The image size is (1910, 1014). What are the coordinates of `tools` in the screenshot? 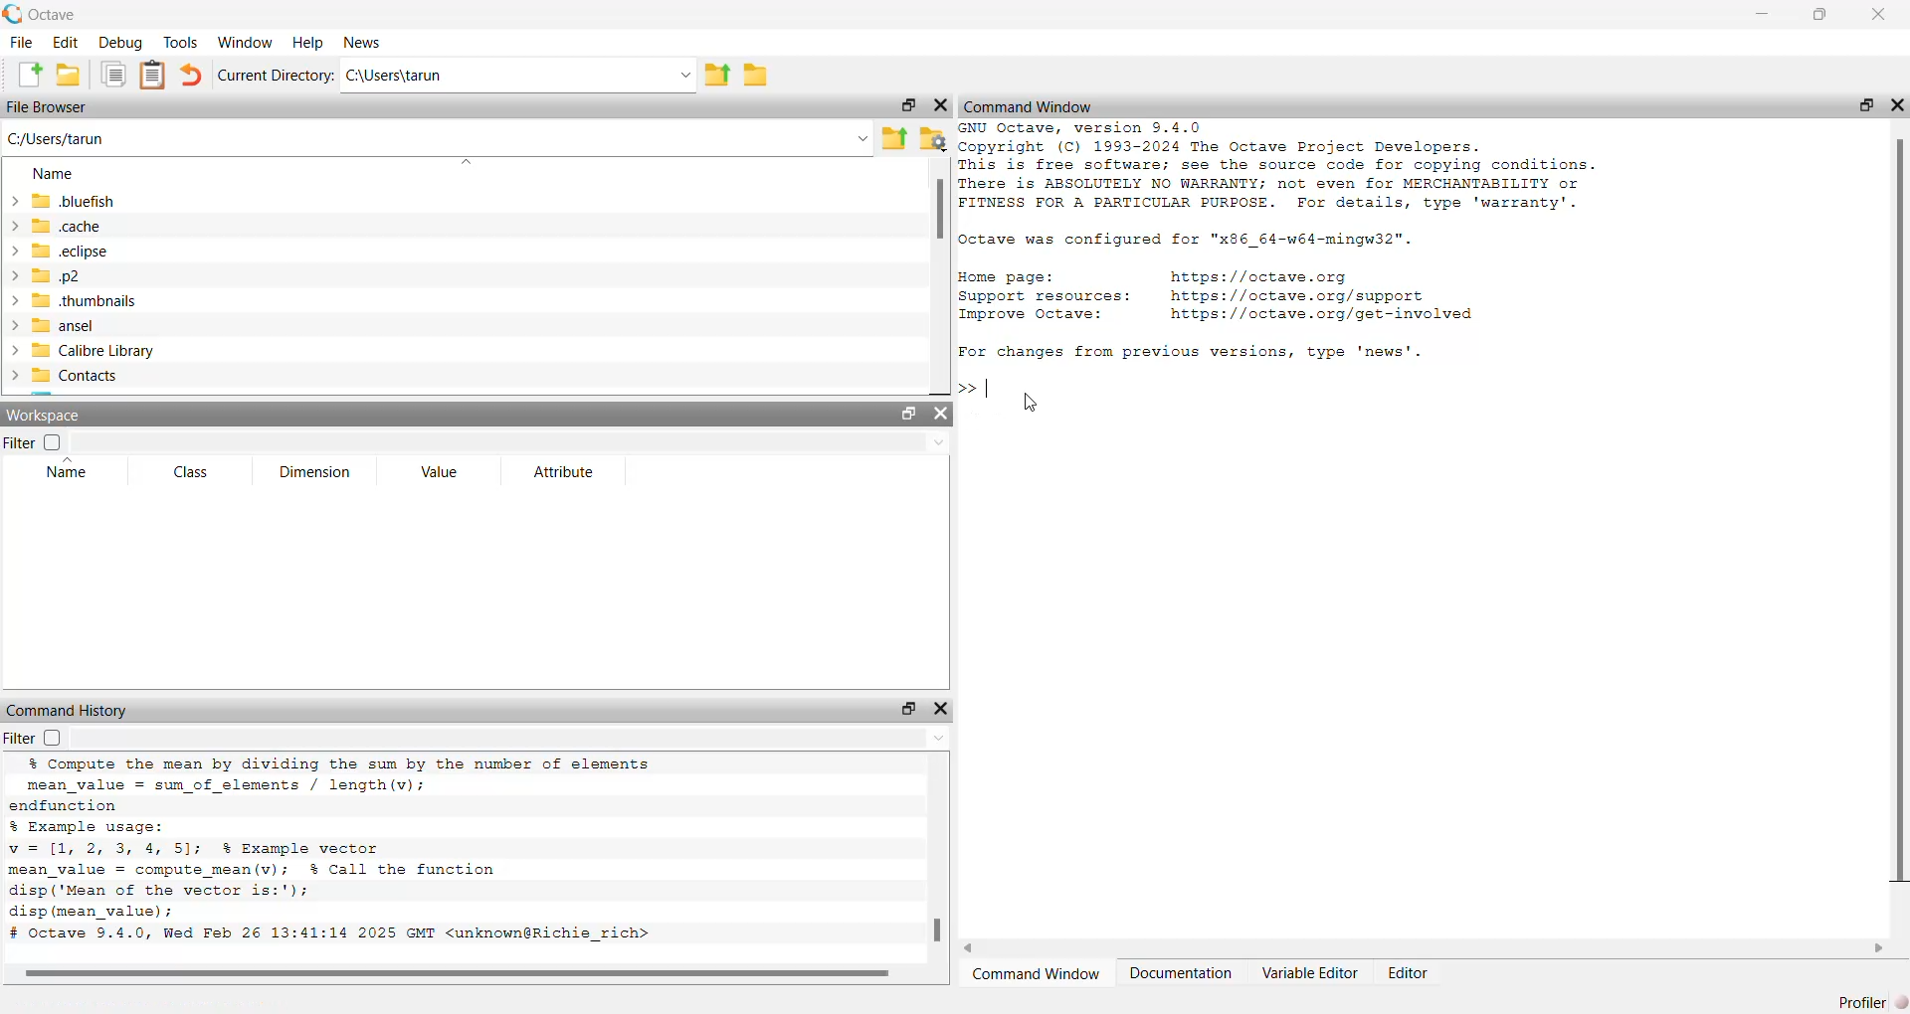 It's located at (182, 41).